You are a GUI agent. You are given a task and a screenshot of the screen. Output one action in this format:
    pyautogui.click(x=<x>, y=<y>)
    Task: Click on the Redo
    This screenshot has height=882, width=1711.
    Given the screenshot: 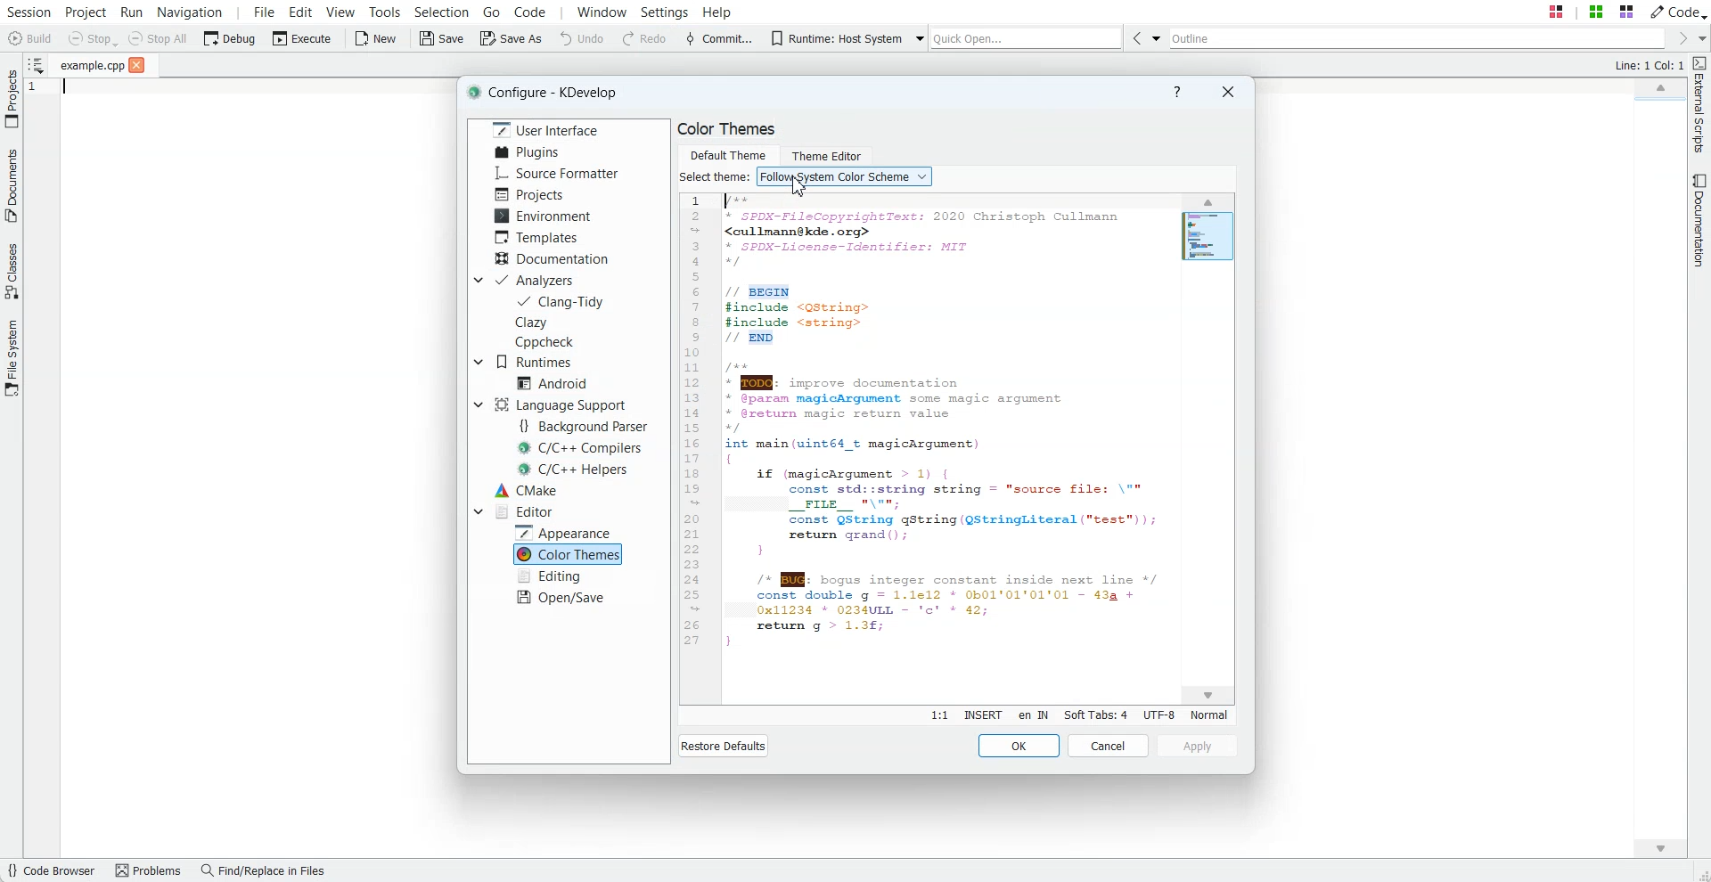 What is the action you would take?
    pyautogui.click(x=645, y=39)
    